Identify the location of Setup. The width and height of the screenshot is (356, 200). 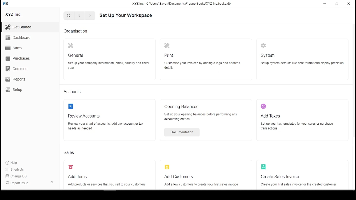
(14, 90).